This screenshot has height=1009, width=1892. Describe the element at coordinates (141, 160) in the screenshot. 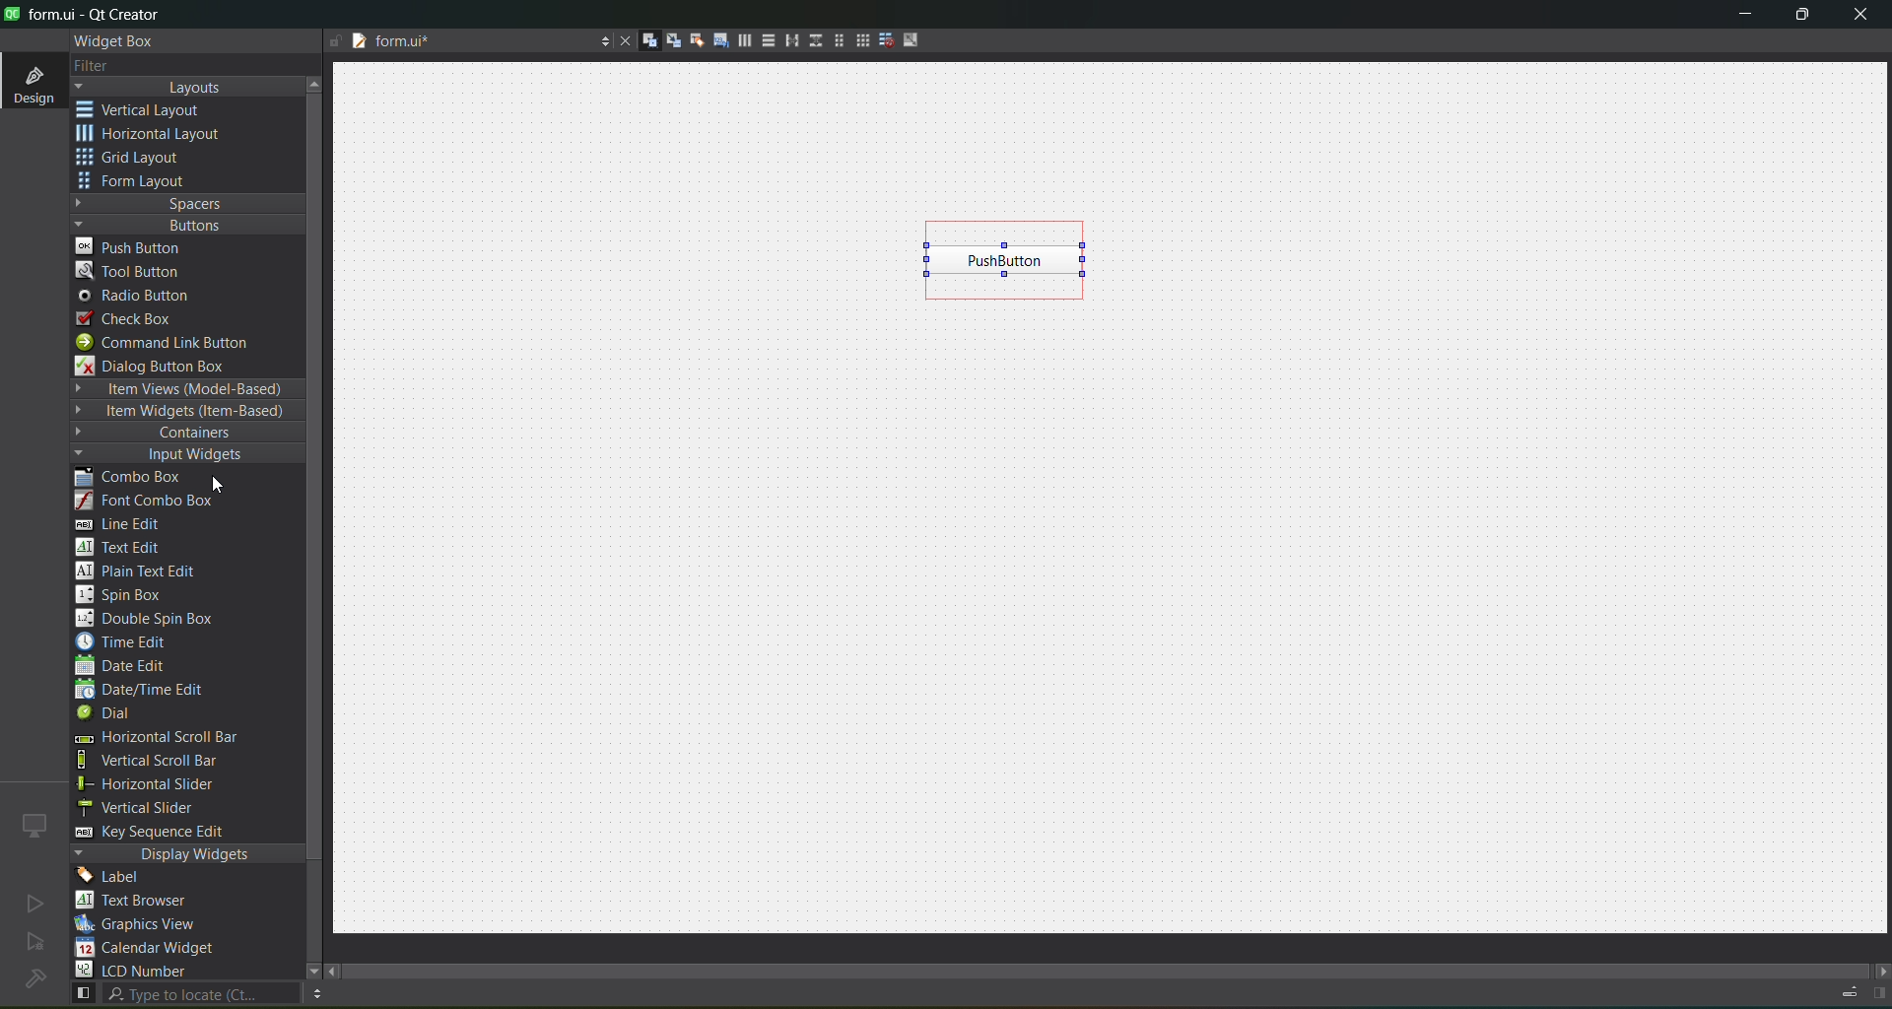

I see `grid` at that location.